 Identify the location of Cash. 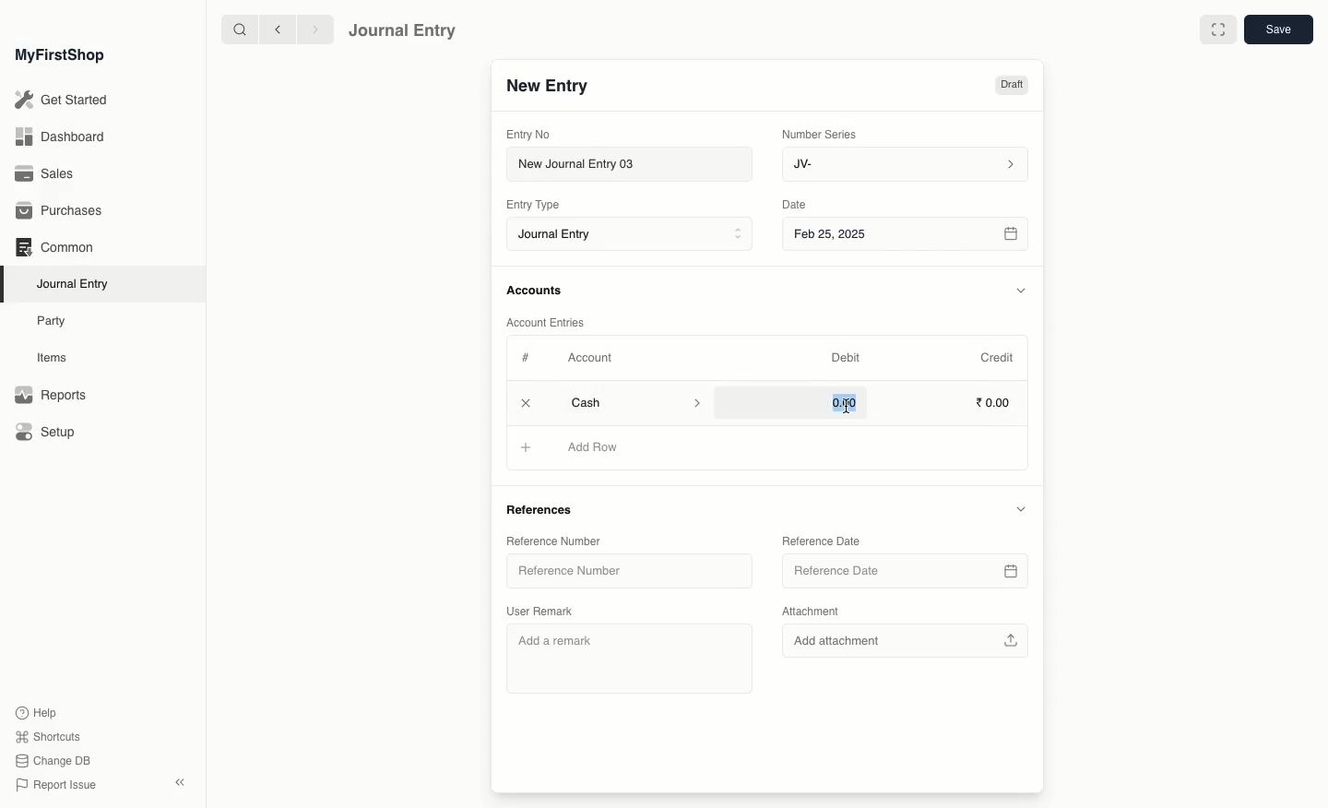
(635, 402).